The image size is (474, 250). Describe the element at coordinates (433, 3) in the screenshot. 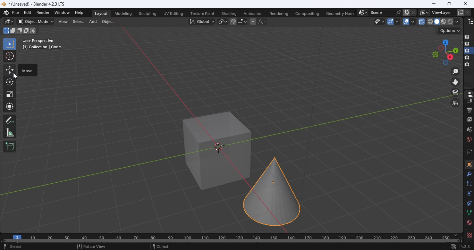

I see `Minimize` at that location.